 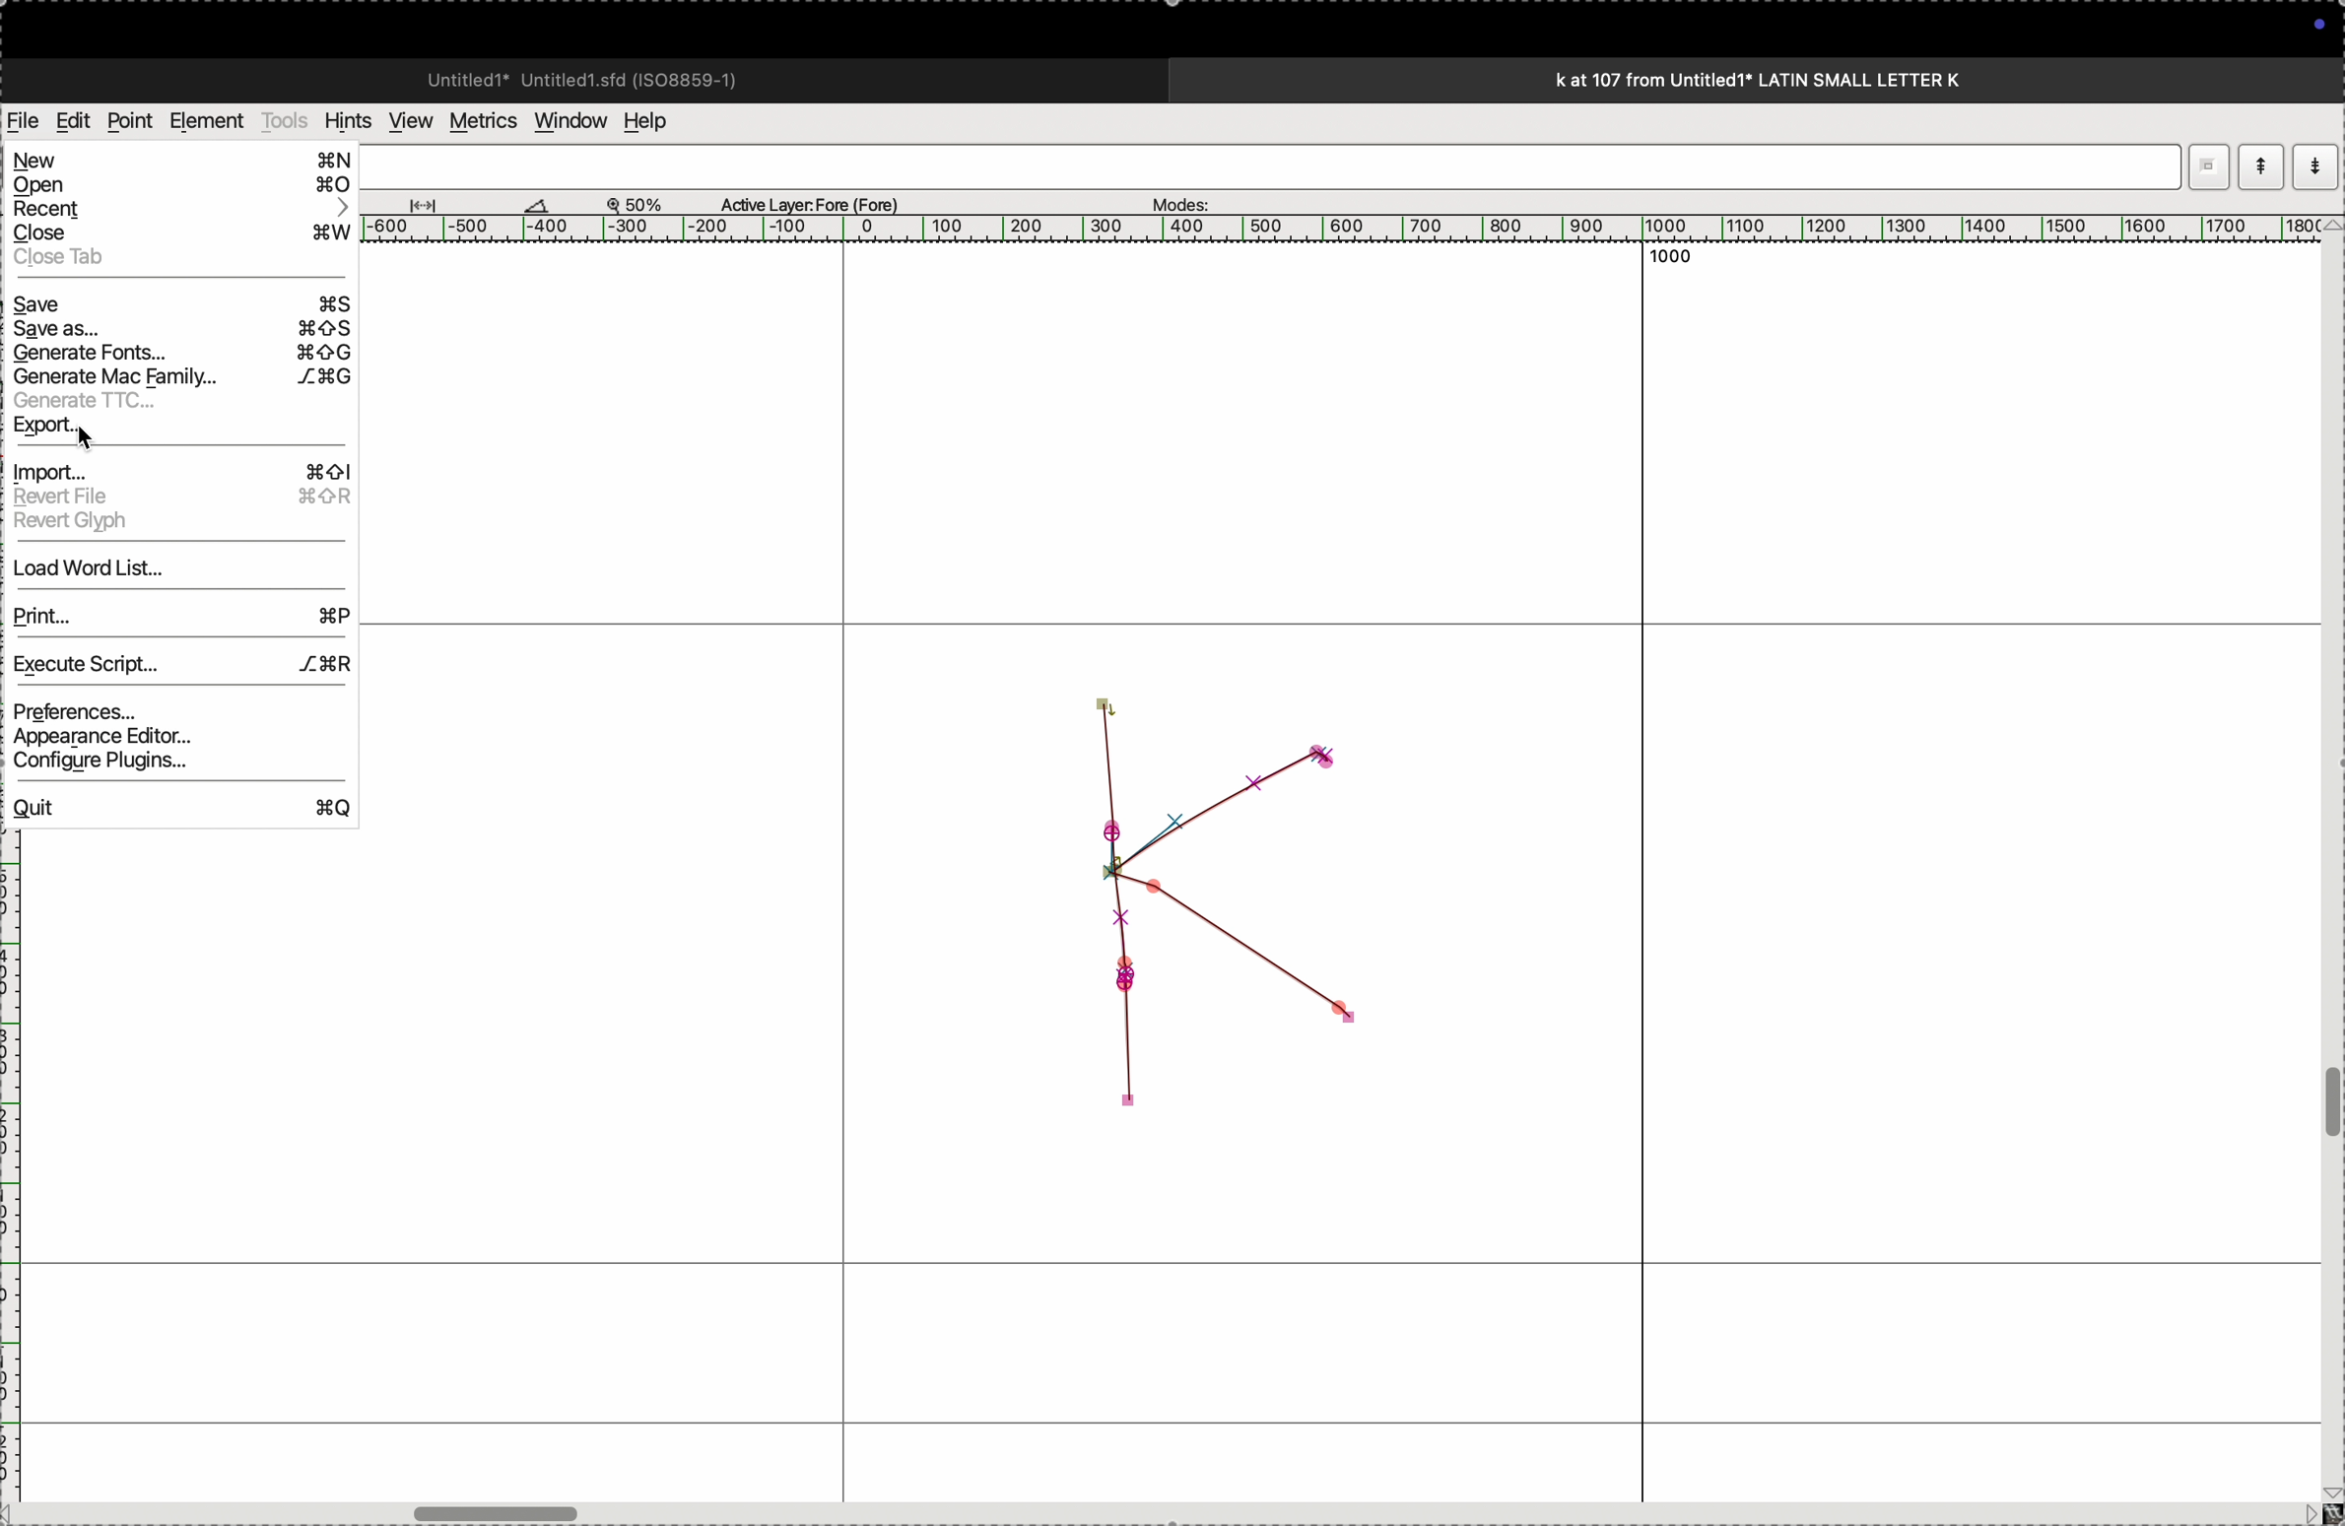 What do you see at coordinates (209, 121) in the screenshot?
I see `element` at bounding box center [209, 121].